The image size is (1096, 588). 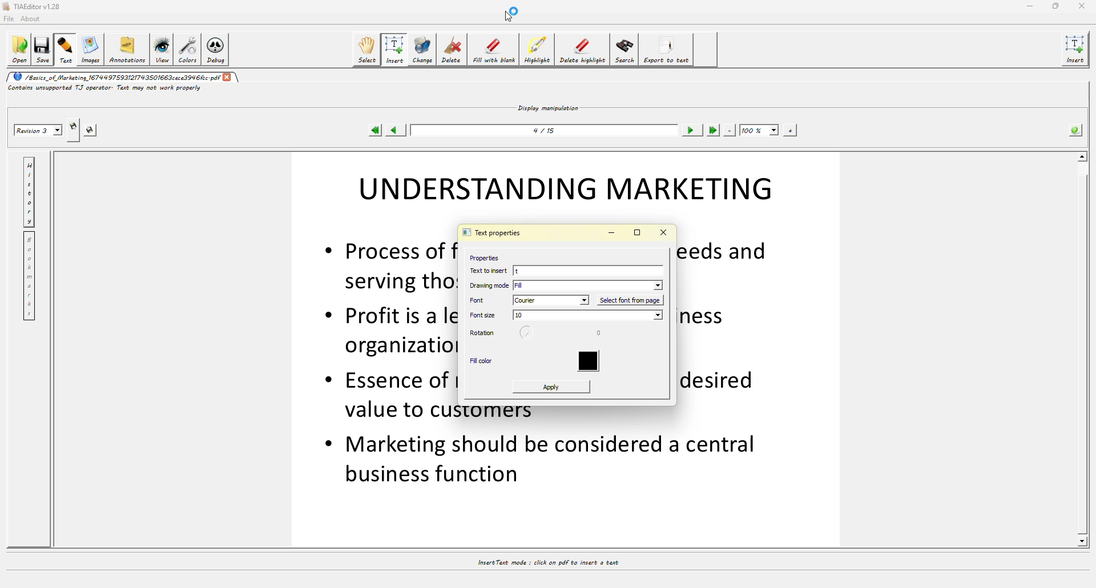 What do you see at coordinates (188, 49) in the screenshot?
I see `colors` at bounding box center [188, 49].